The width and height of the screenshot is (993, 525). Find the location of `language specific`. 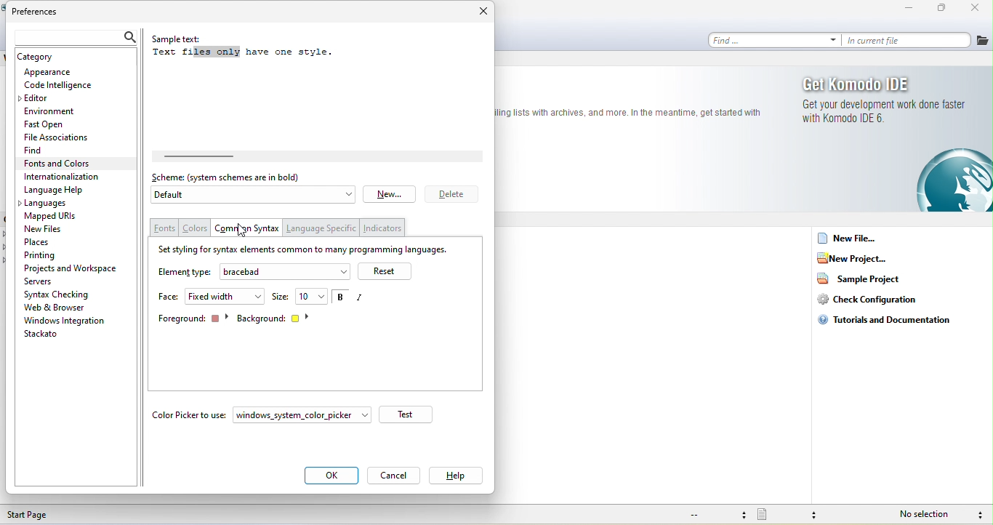

language specific is located at coordinates (324, 227).